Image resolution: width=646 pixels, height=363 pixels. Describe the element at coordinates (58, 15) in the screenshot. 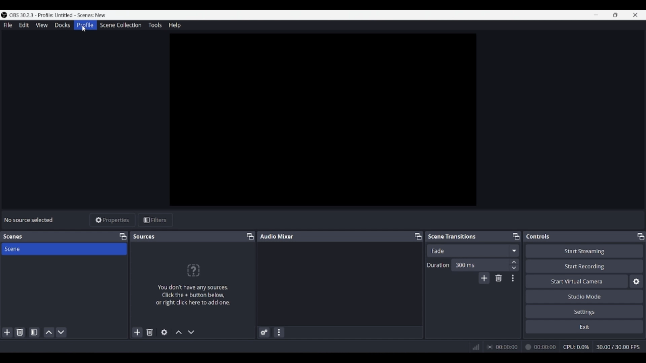

I see `Software and project name` at that location.